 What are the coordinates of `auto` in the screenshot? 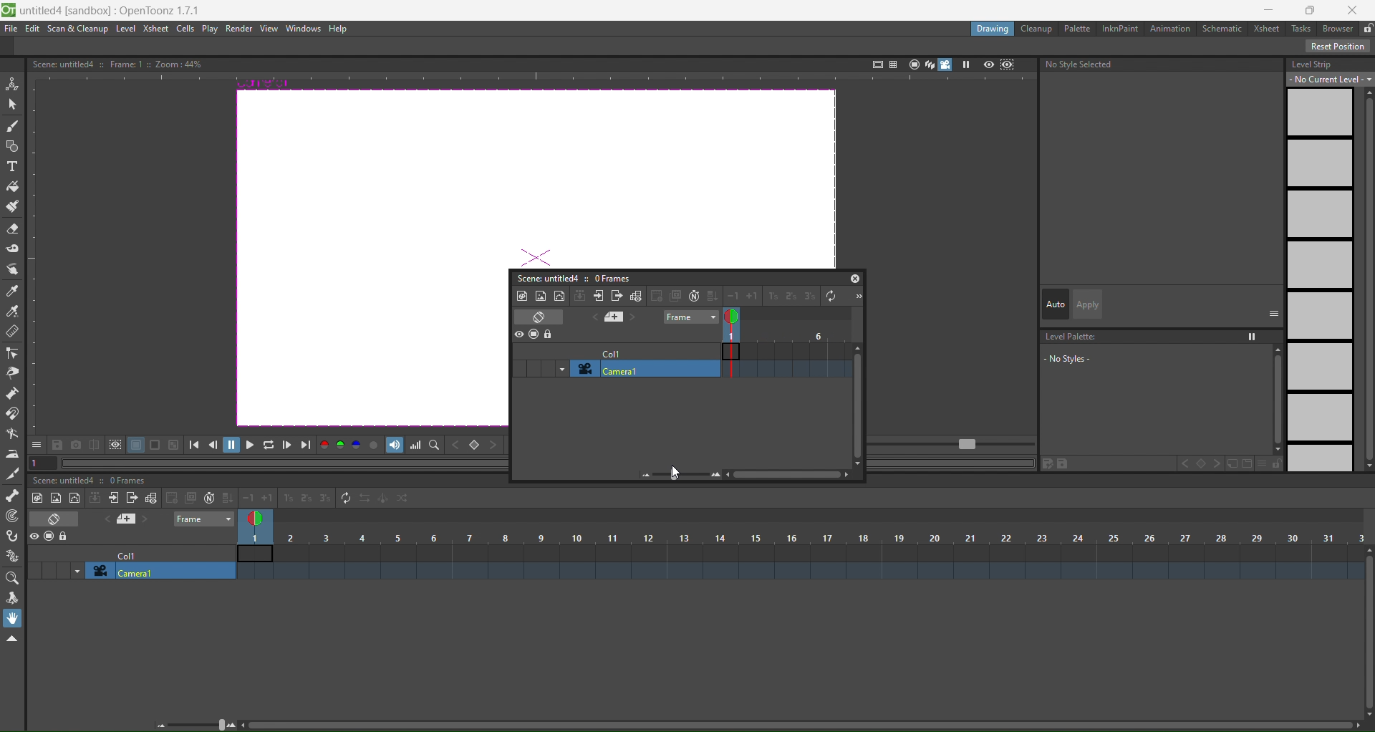 It's located at (1056, 305).